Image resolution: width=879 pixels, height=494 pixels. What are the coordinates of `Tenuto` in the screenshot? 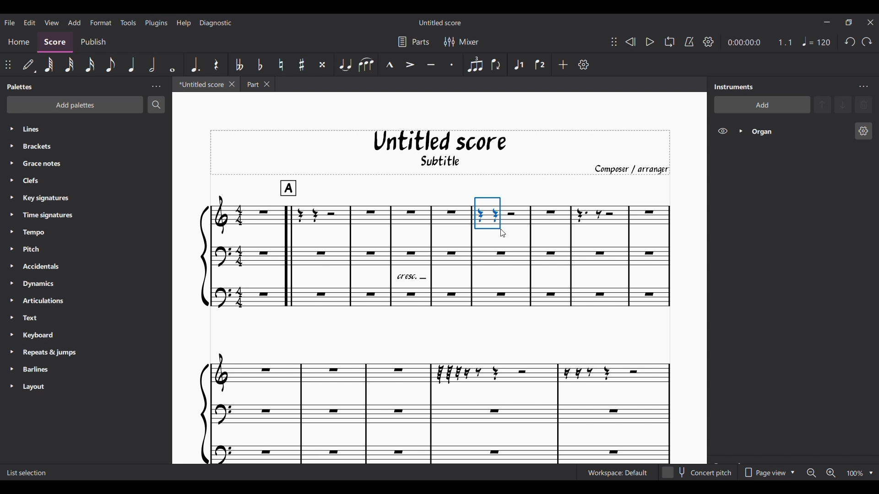 It's located at (431, 65).